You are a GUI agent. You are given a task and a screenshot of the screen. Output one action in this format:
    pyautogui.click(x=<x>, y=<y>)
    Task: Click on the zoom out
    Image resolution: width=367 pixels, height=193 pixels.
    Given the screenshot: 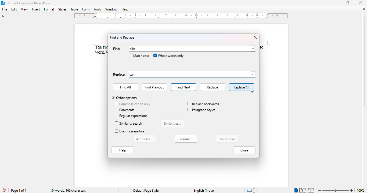 What is the action you would take?
    pyautogui.click(x=319, y=190)
    